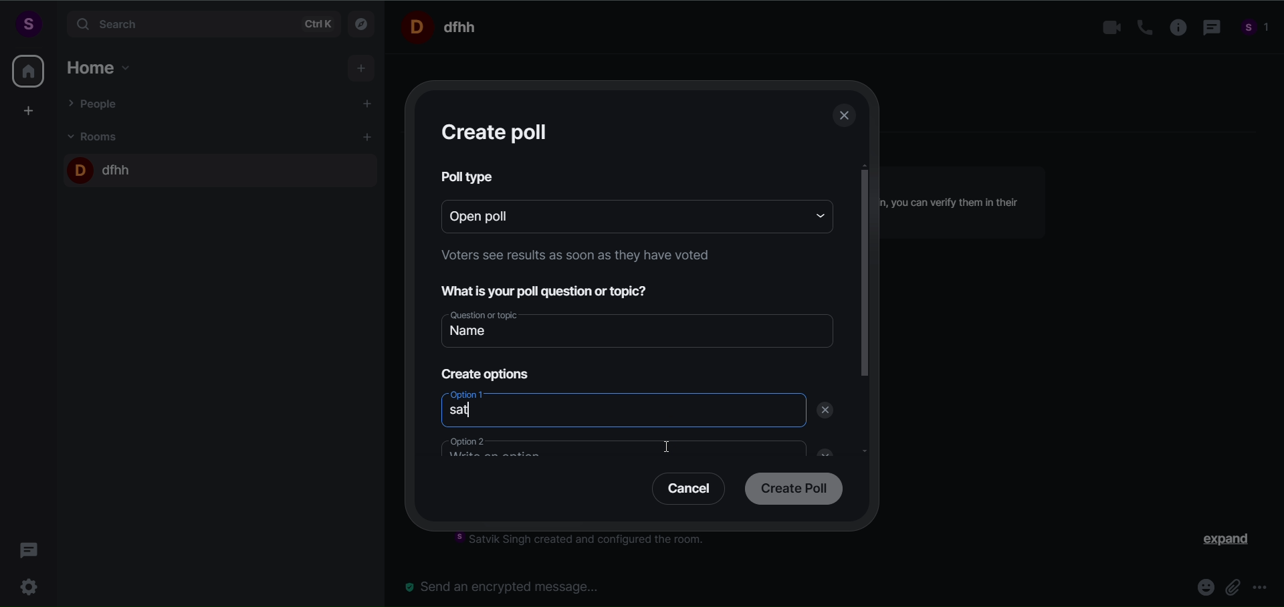 The width and height of the screenshot is (1284, 607). Describe the element at coordinates (619, 411) in the screenshot. I see `option 1` at that location.